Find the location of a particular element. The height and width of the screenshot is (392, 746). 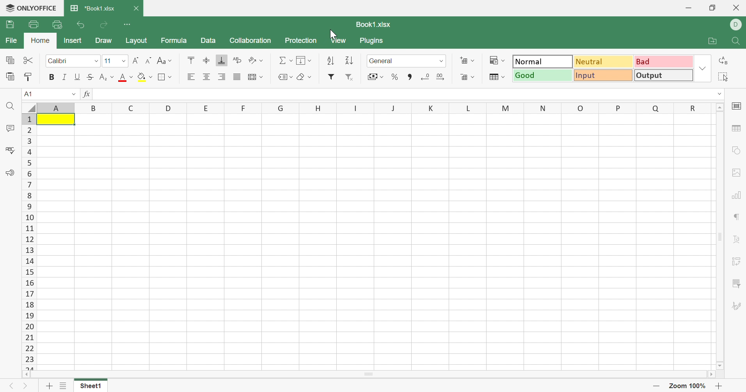

Output is located at coordinates (665, 75).